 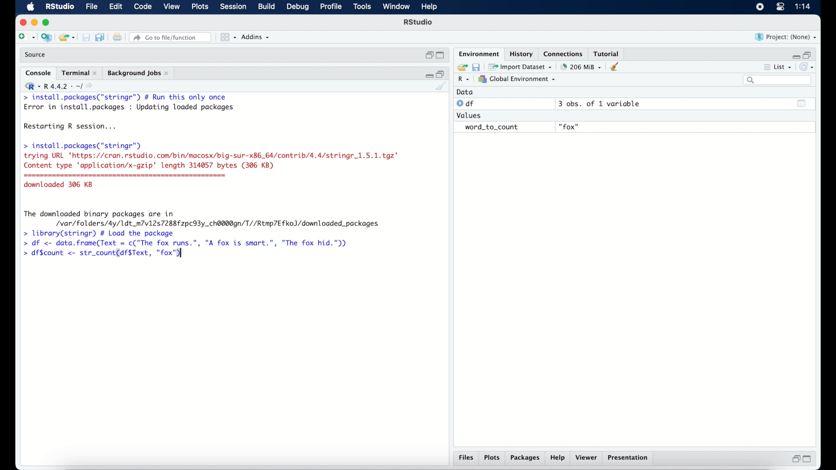 I want to click on source, so click(x=36, y=55).